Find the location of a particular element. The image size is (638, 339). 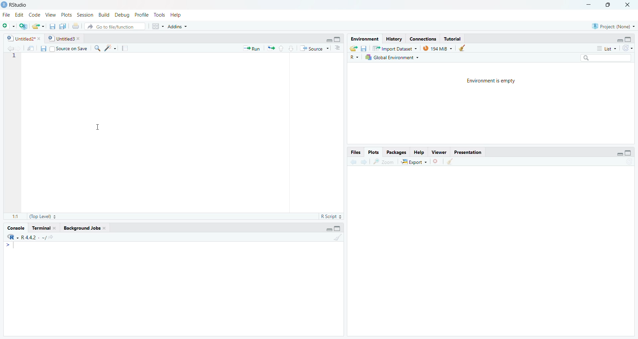

re-run the previoude code is located at coordinates (271, 49).